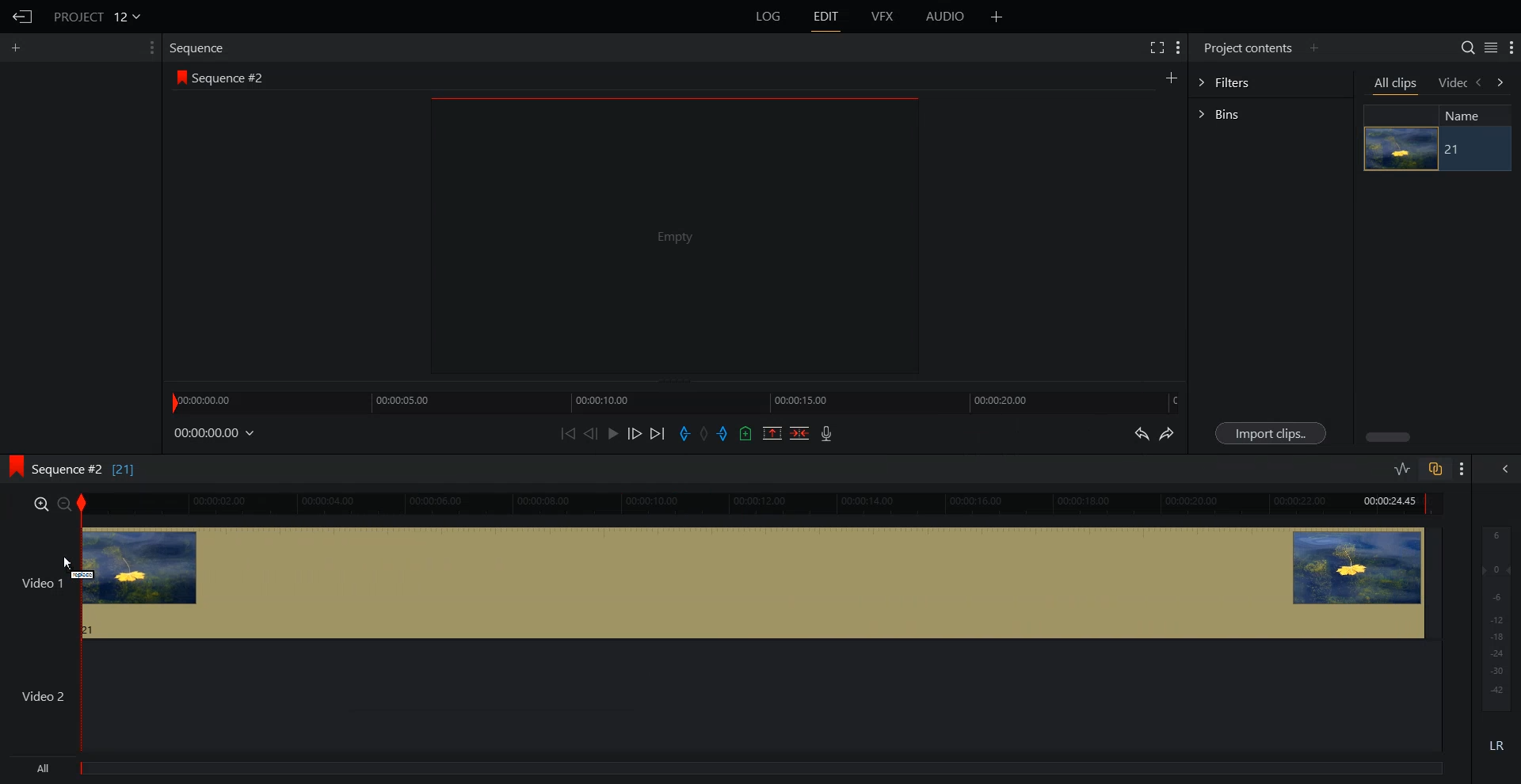 The image size is (1521, 784). I want to click on Toggle between list and tile view, so click(1488, 48).